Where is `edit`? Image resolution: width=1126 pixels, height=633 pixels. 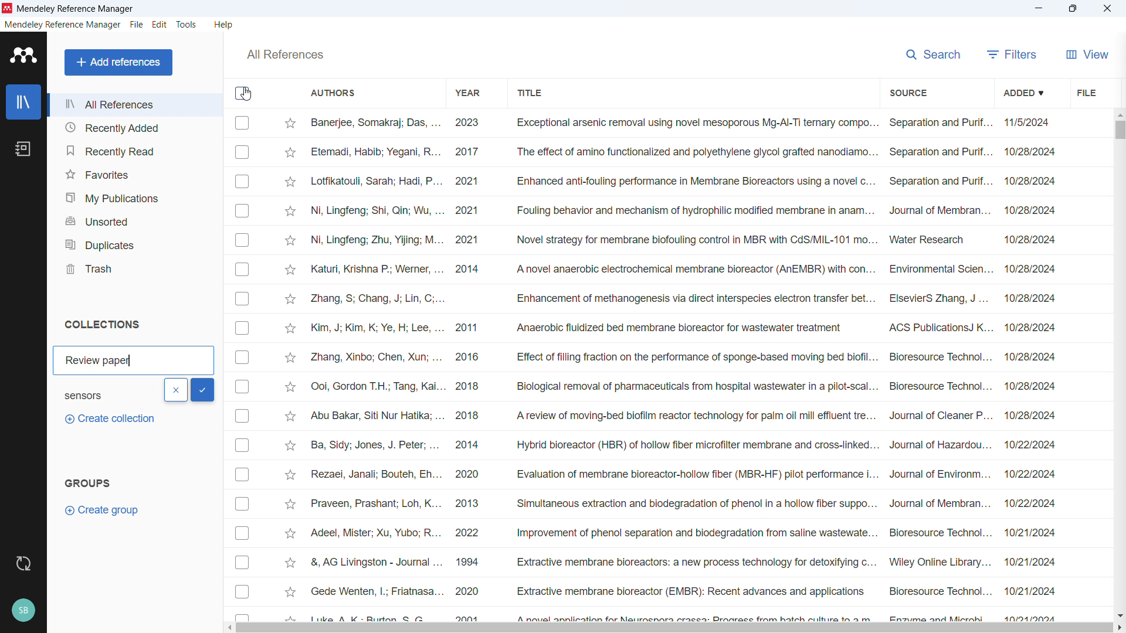
edit is located at coordinates (159, 25).